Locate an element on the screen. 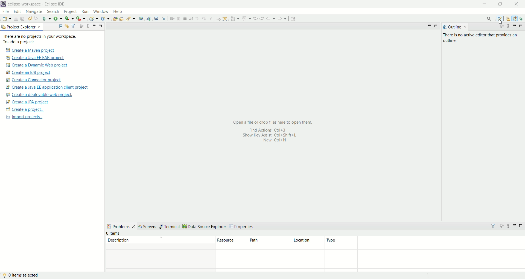  previous edit location is located at coordinates (262, 19).